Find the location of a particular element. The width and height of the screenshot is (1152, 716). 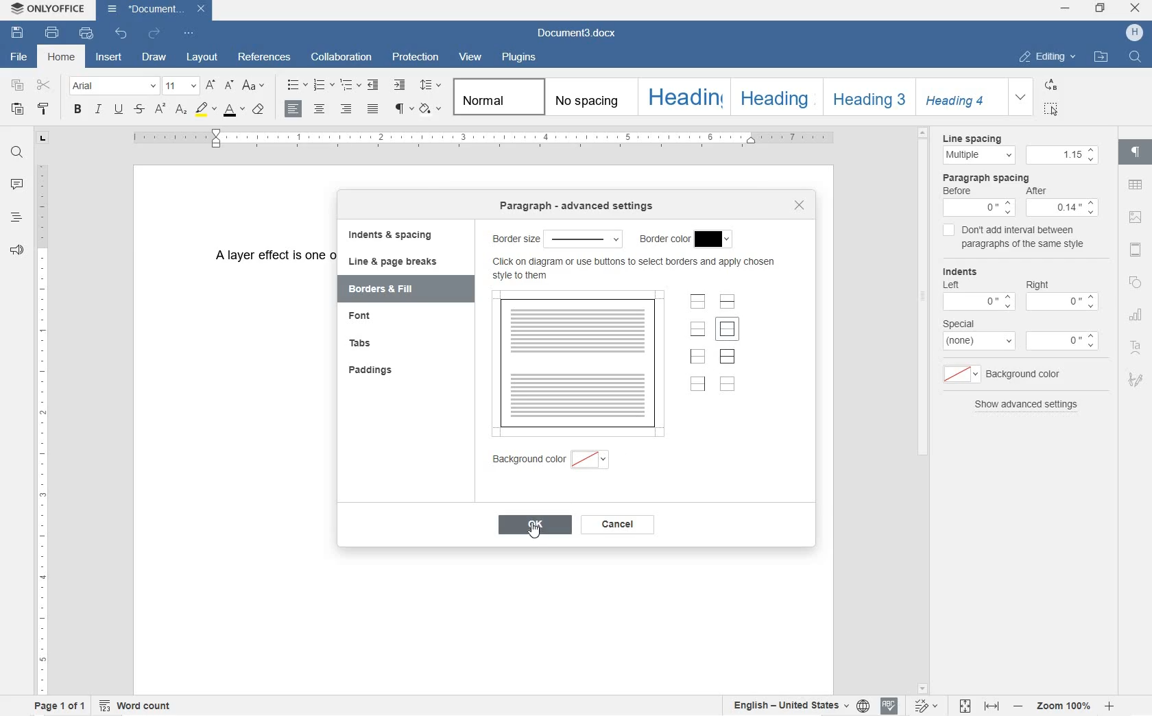

set outer and inner borders is located at coordinates (728, 357).